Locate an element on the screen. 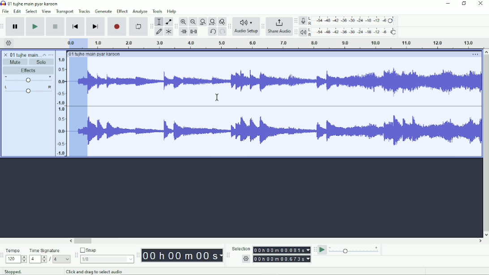 Image resolution: width=489 pixels, height=275 pixels. Fit project to width is located at coordinates (213, 22).